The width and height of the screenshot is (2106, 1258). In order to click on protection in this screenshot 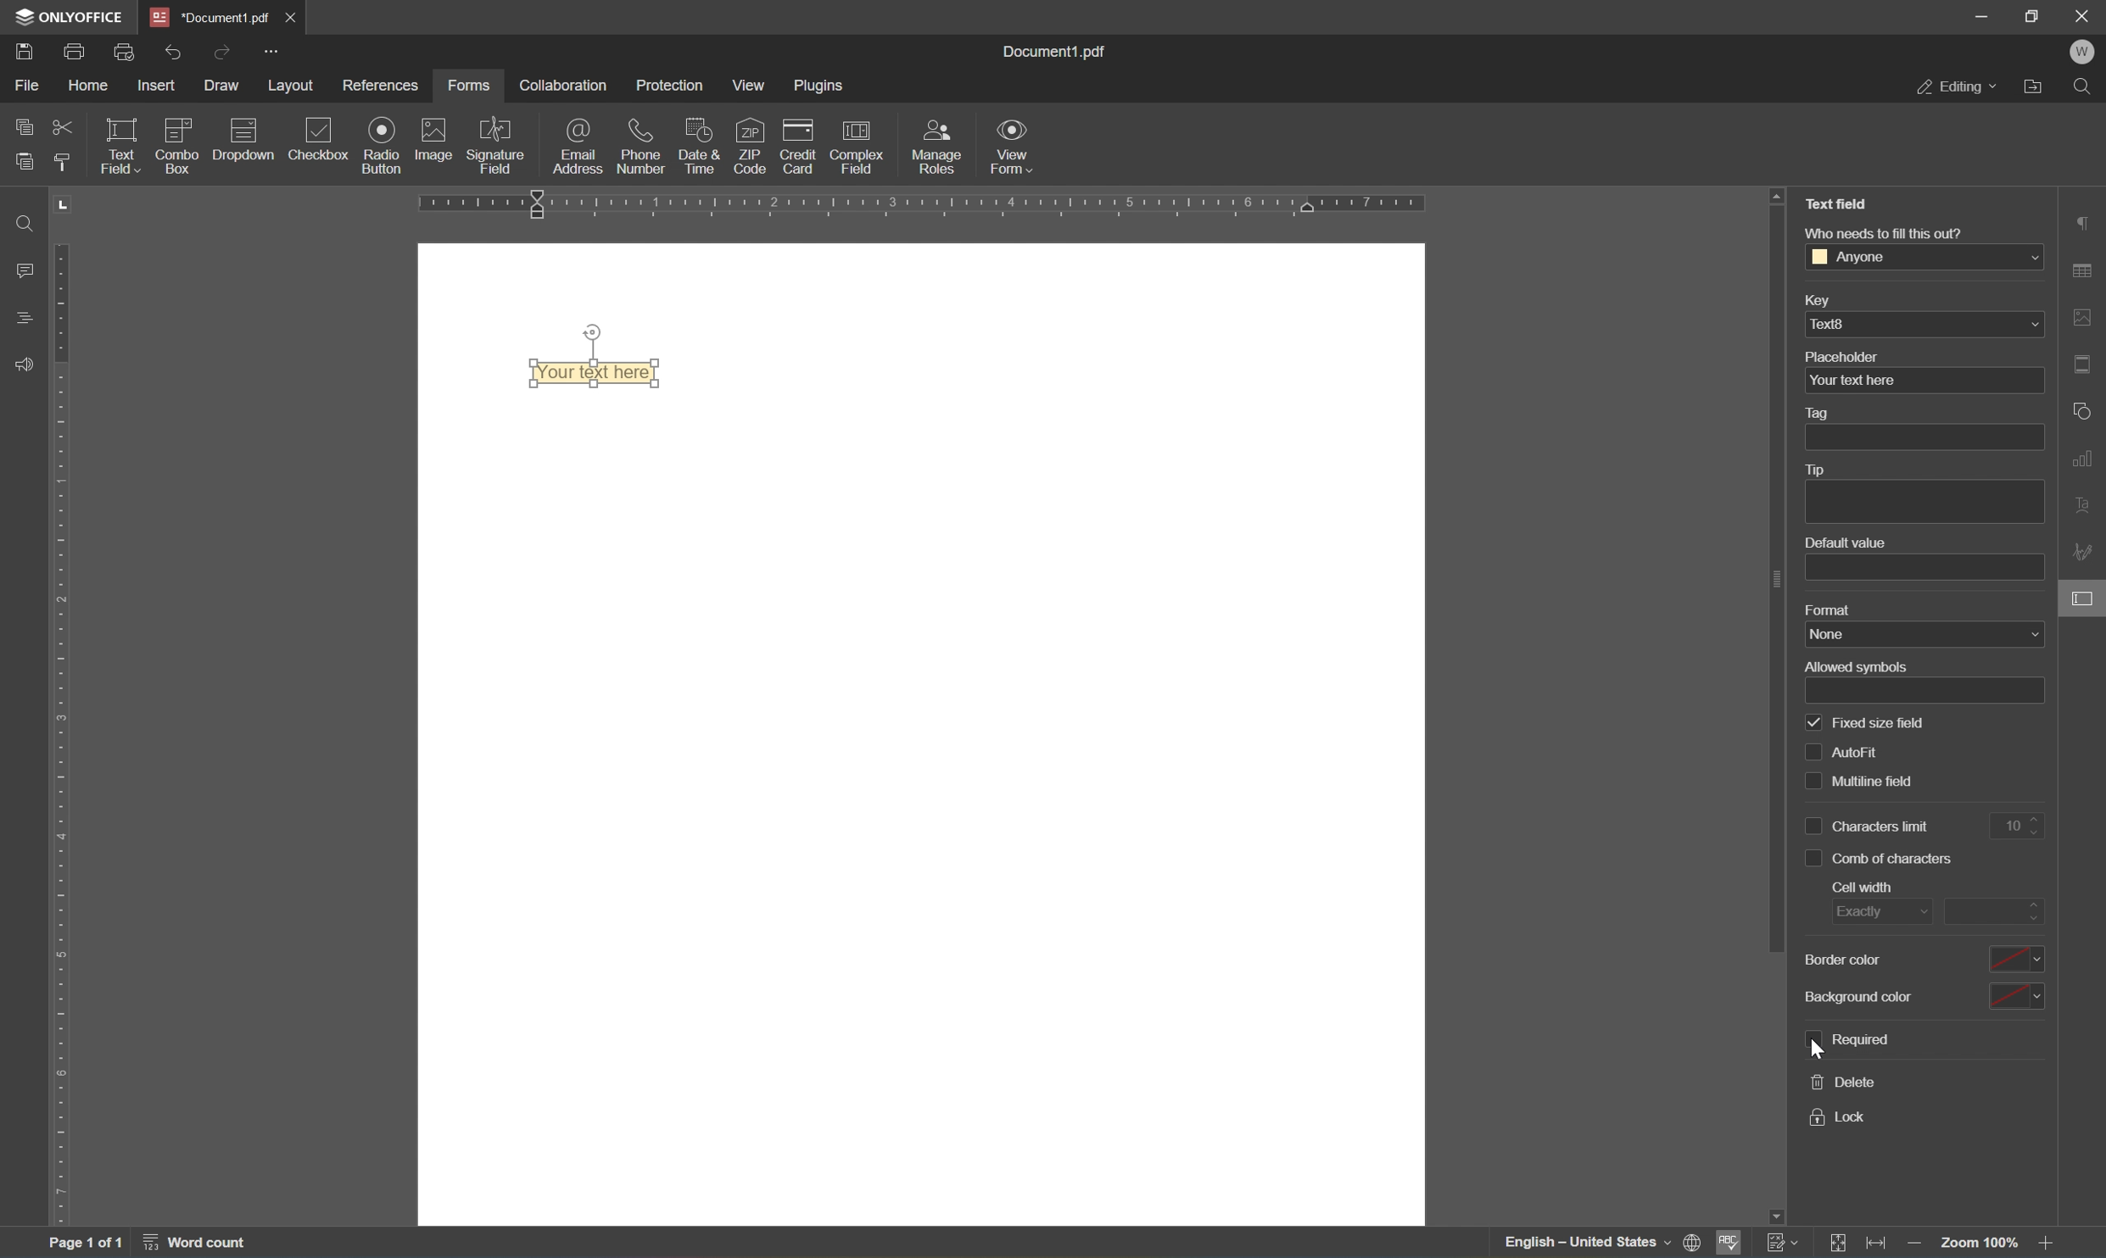, I will do `click(670, 84)`.